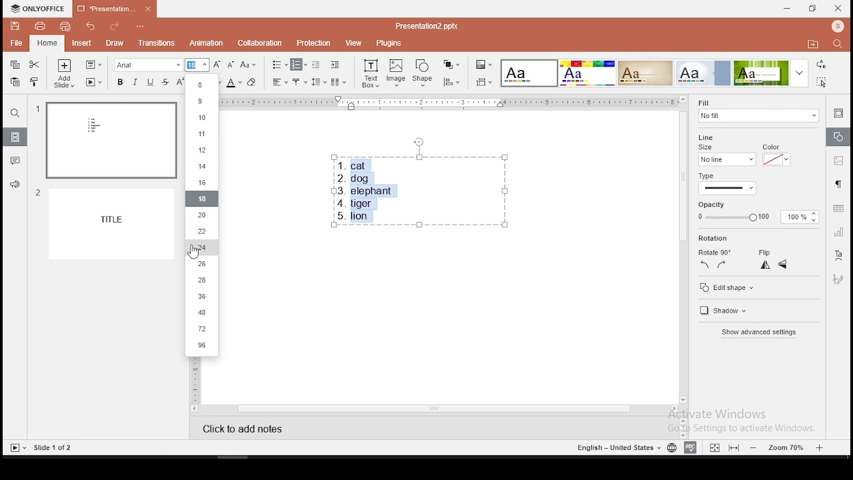 This screenshot has height=480, width=853. I want to click on slide 1 of 2, so click(51, 449).